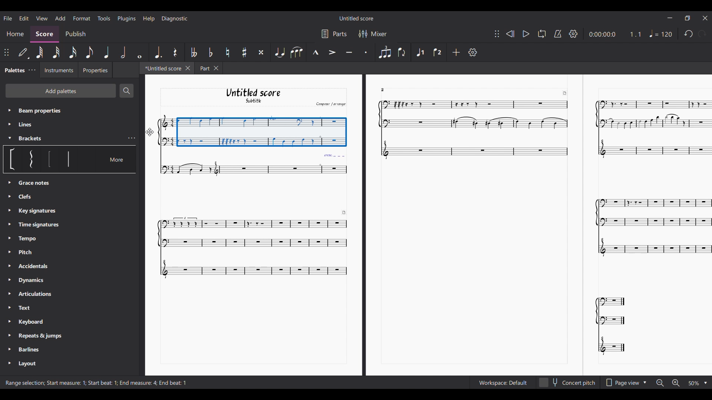  Describe the element at coordinates (10, 210) in the screenshot. I see `` at that location.